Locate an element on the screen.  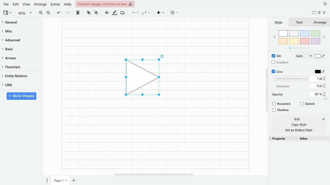
More shapes is located at coordinates (21, 96).